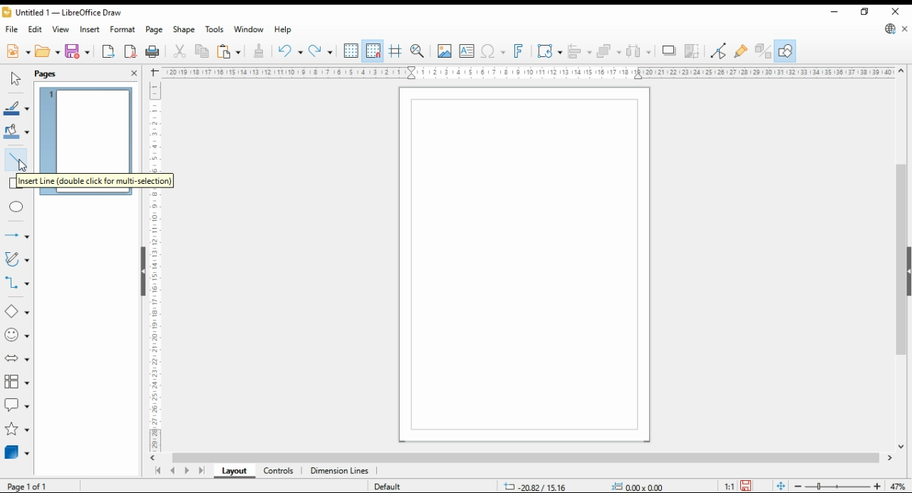 The width and height of the screenshot is (912, 493). I want to click on save, so click(78, 51).